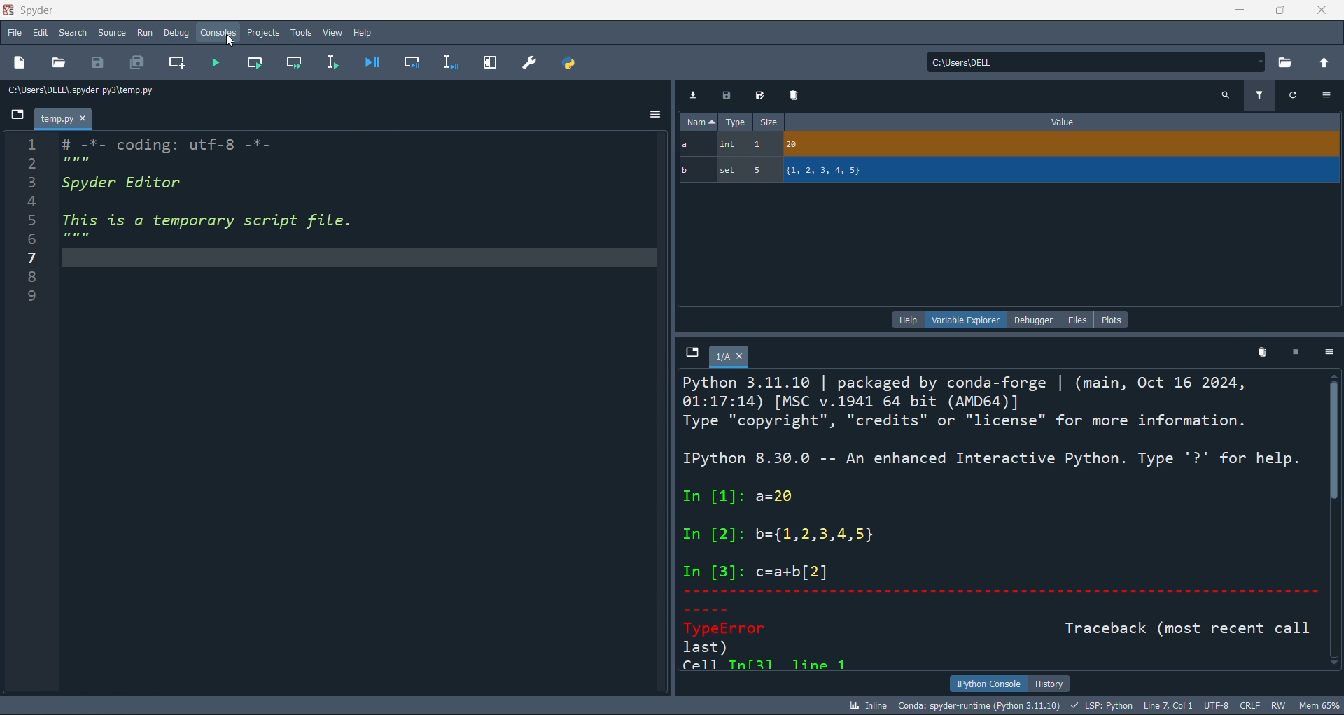 The image size is (1344, 715). I want to click on run cell and move, so click(297, 63).